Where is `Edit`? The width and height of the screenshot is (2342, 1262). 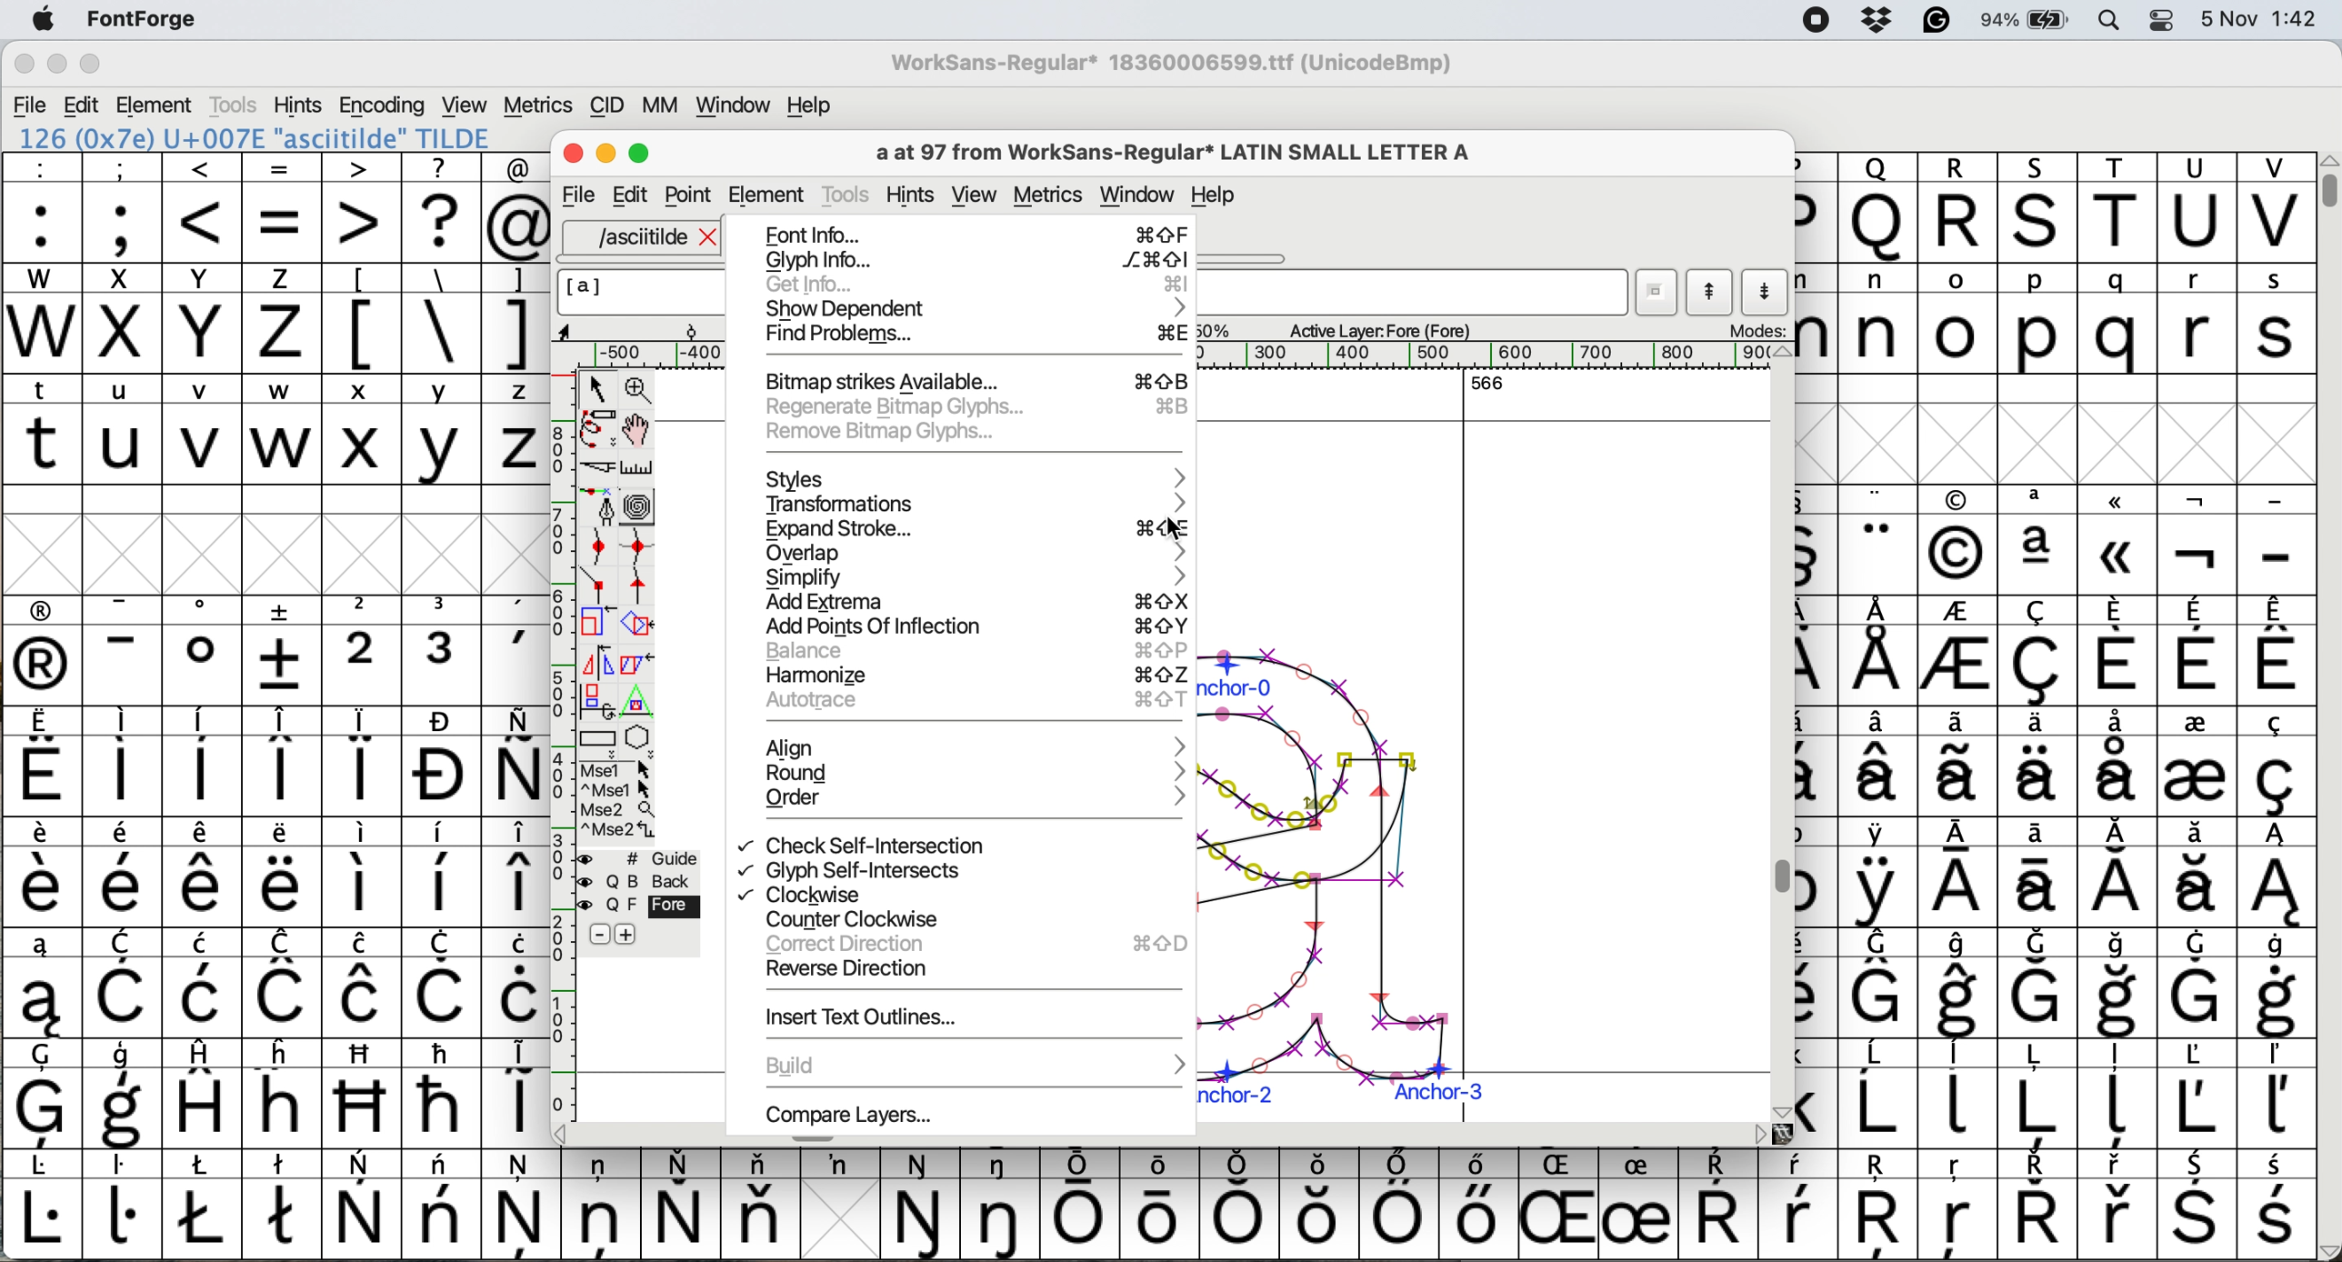 Edit is located at coordinates (630, 195).